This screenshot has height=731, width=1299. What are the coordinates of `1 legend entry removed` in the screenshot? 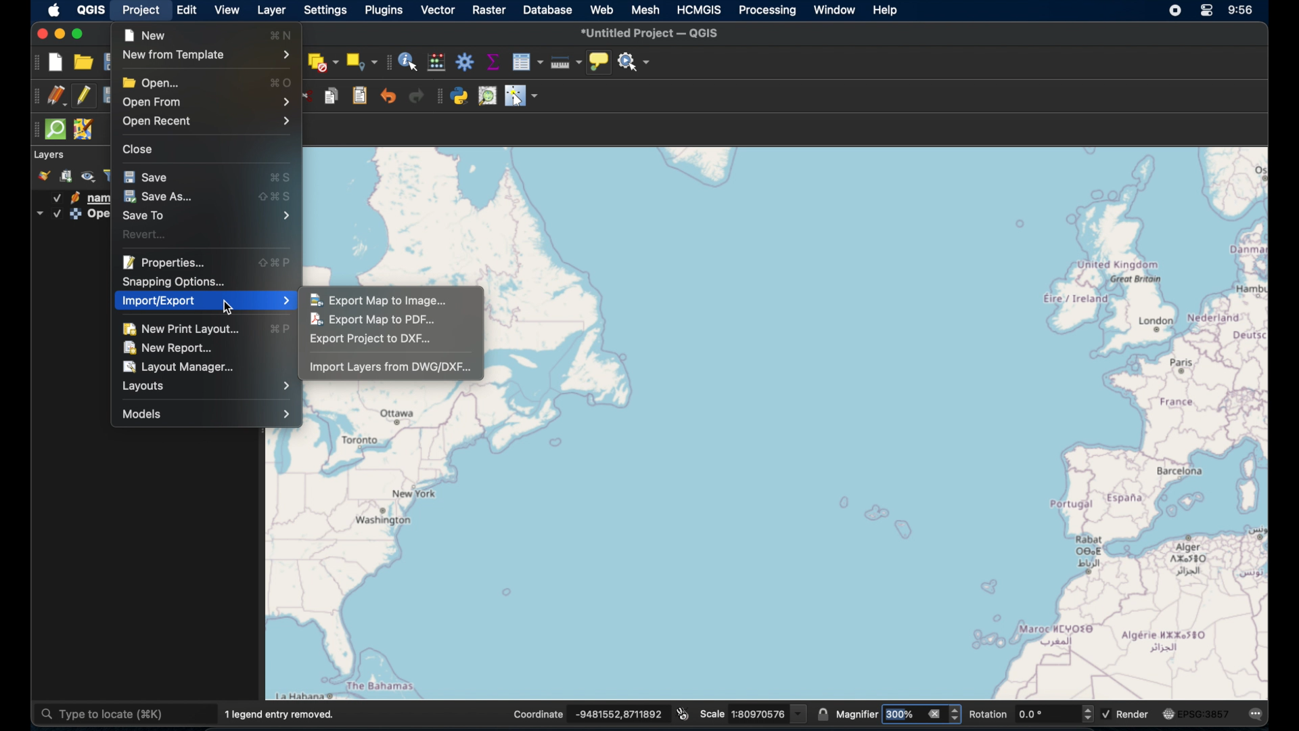 It's located at (283, 714).